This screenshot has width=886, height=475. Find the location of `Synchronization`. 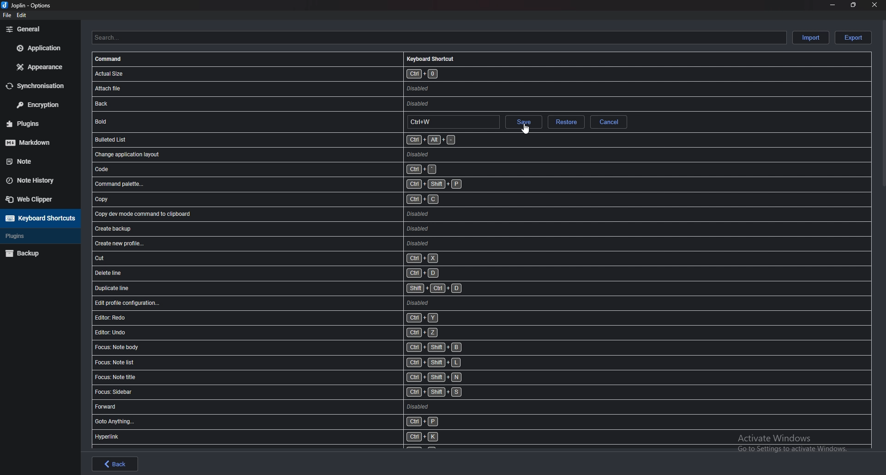

Synchronization is located at coordinates (40, 86).